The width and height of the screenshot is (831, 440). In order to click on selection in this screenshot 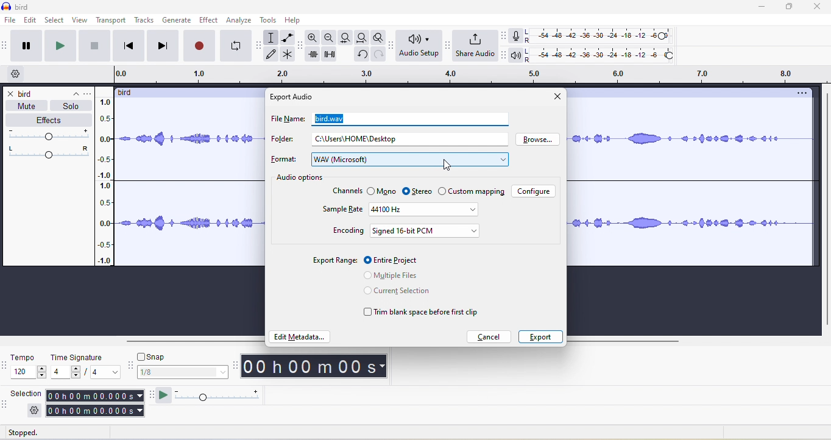, I will do `click(95, 403)`.